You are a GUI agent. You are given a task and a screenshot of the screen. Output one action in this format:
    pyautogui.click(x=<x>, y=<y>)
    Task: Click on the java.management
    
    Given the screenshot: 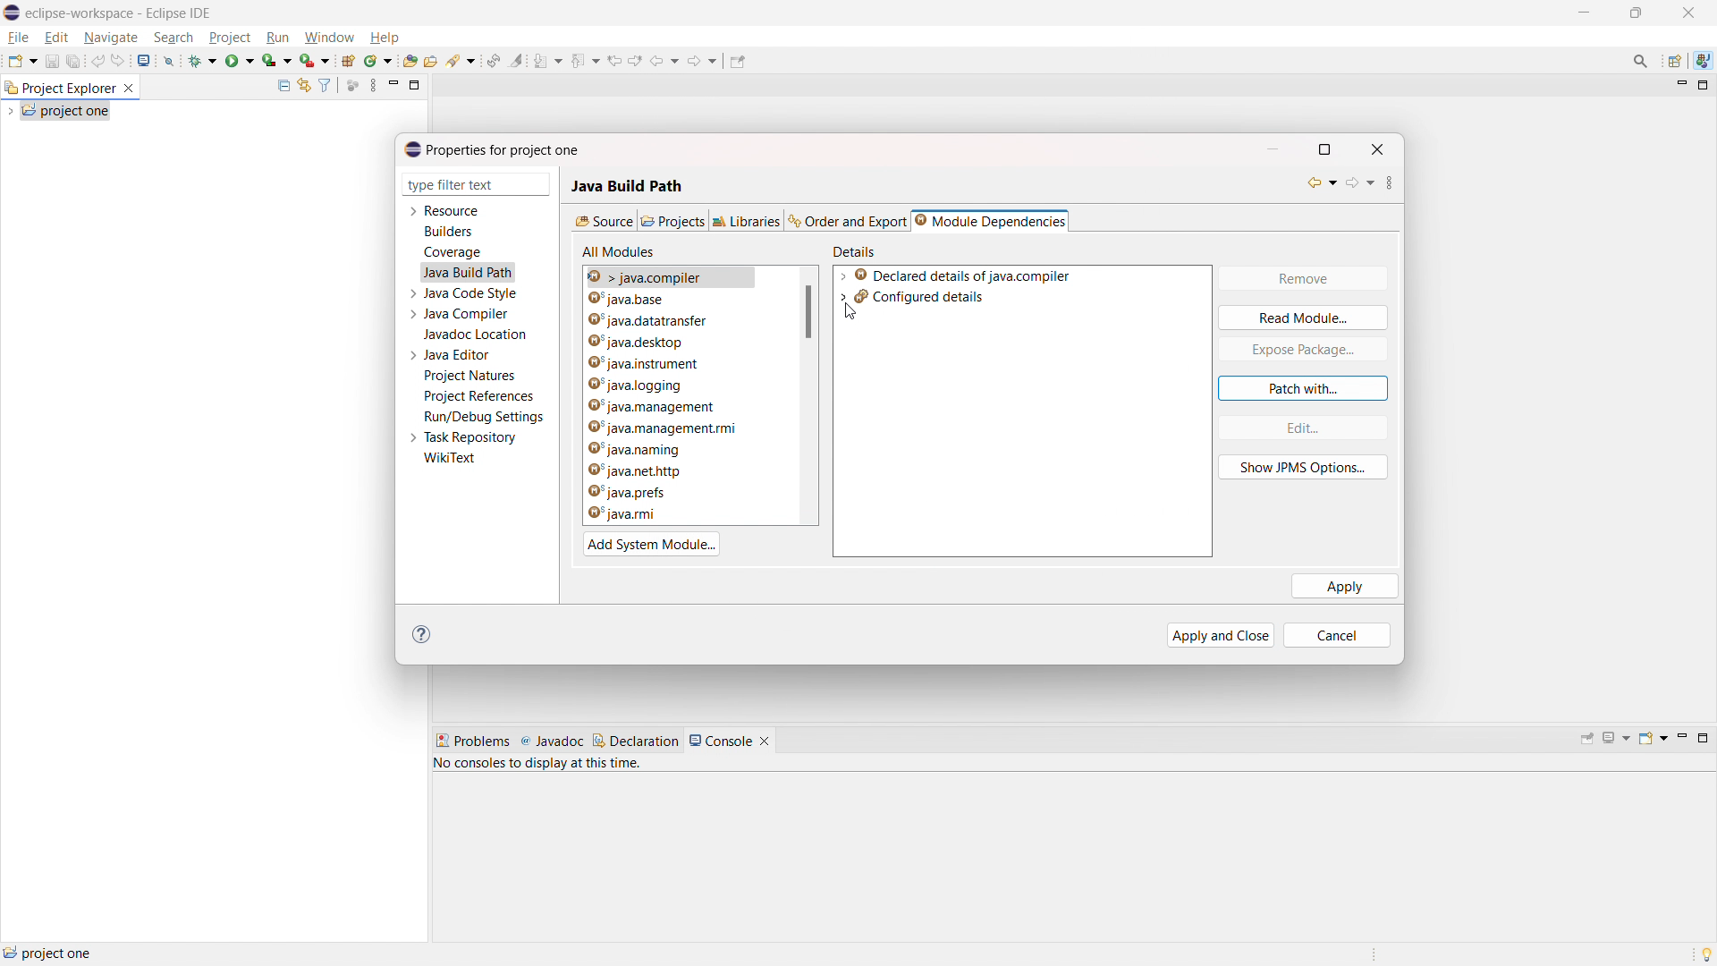 What is the action you would take?
    pyautogui.click(x=672, y=406)
    